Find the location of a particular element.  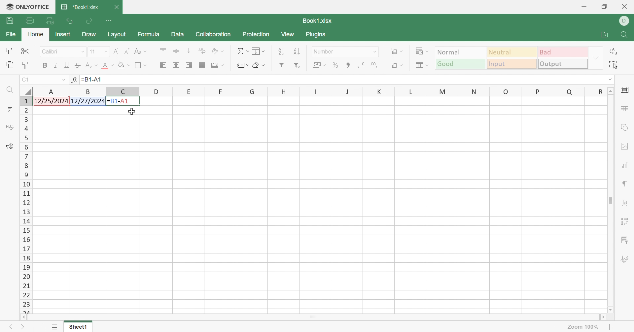

Copy Style is located at coordinates (26, 65).